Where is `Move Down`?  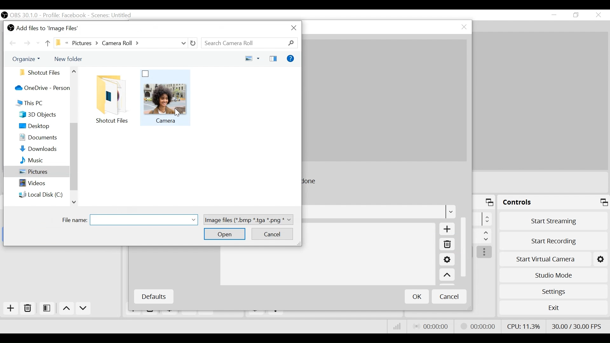
Move Down is located at coordinates (83, 309).